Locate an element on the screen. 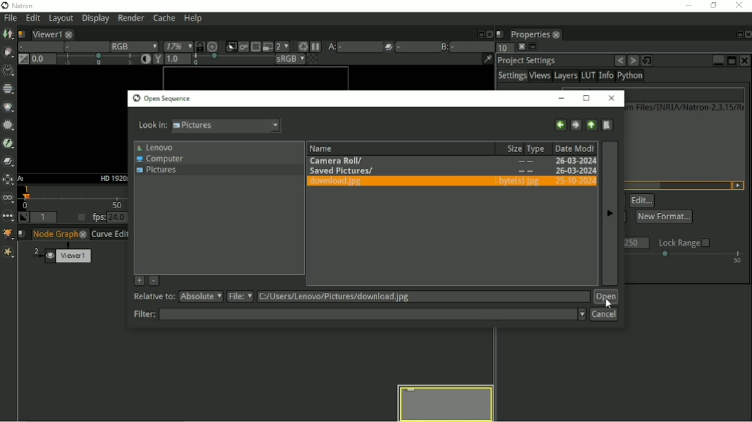 The width and height of the screenshot is (752, 422). 26-03-2024 is located at coordinates (573, 181).